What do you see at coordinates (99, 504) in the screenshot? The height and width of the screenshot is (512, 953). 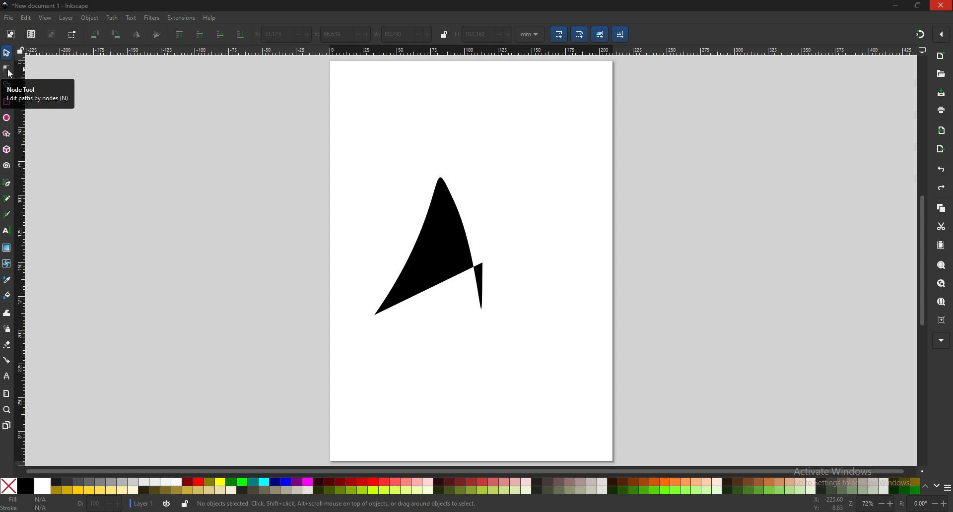 I see `opacity` at bounding box center [99, 504].